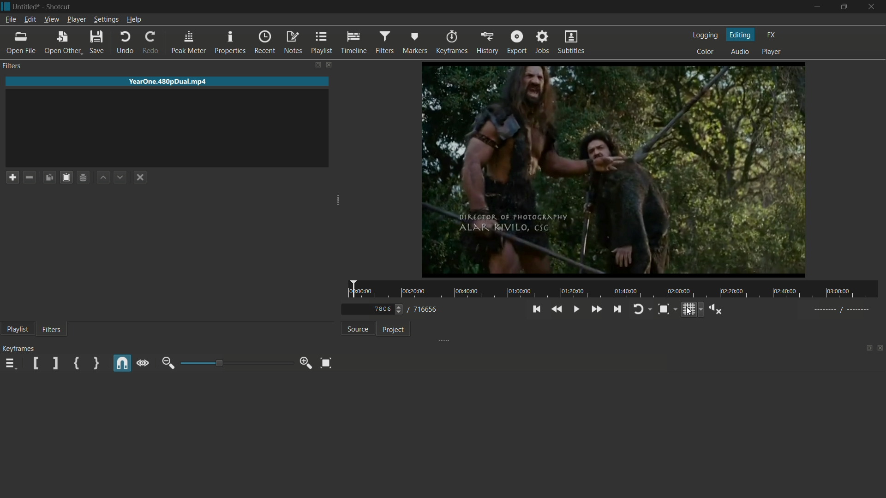 Image resolution: width=886 pixels, height=498 pixels. What do you see at coordinates (125, 42) in the screenshot?
I see `undo` at bounding box center [125, 42].